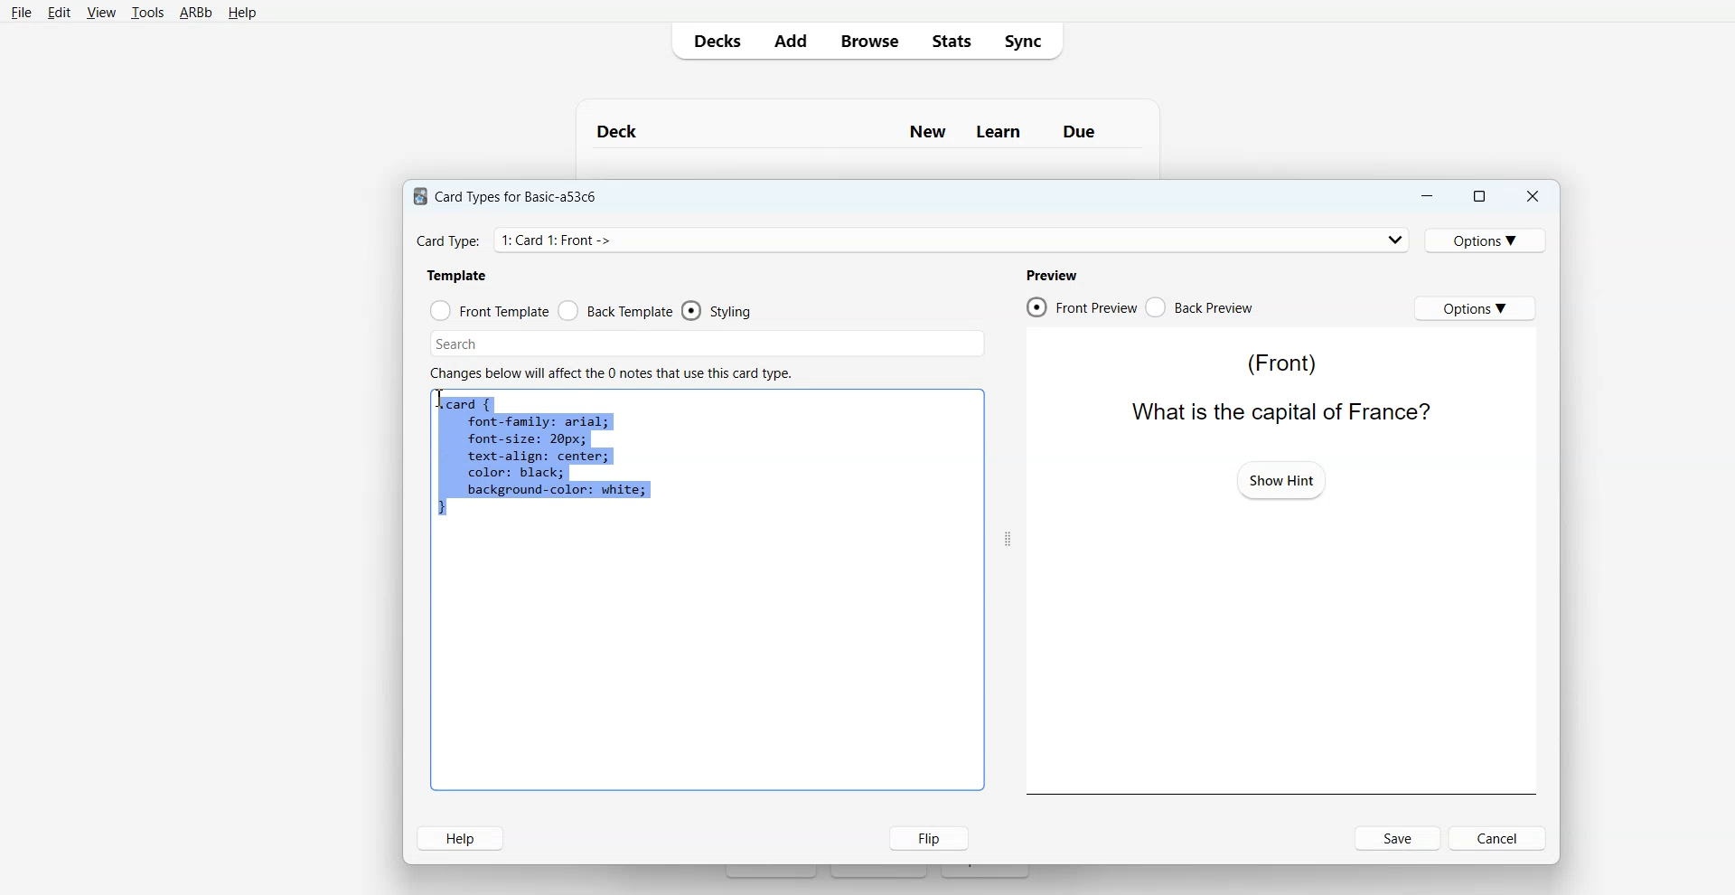 This screenshot has height=895, width=1735. Describe the element at coordinates (1281, 479) in the screenshot. I see `Show Hint` at that location.